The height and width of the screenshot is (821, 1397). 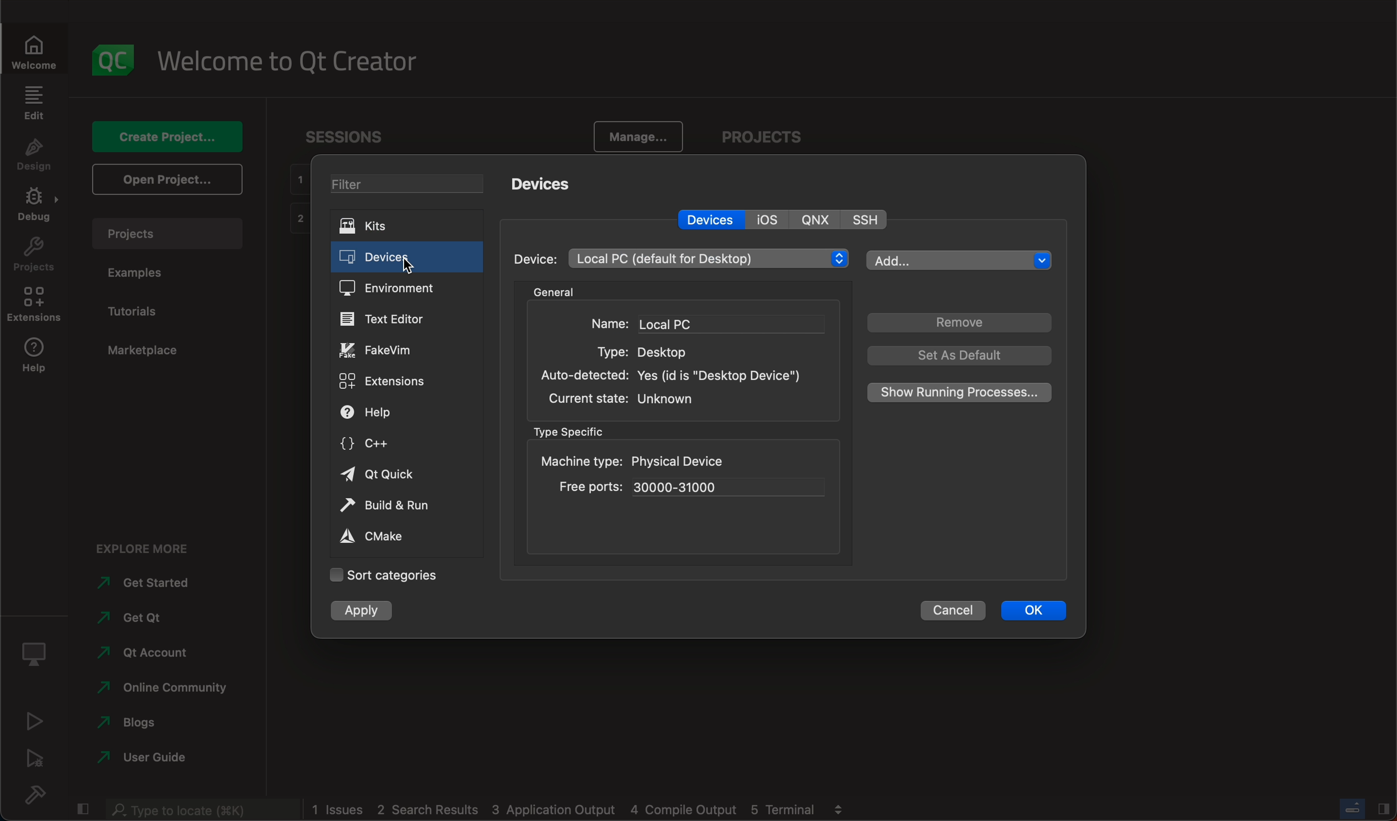 I want to click on Machine type: Physical Device Free ports: 30000-31000, so click(x=681, y=476).